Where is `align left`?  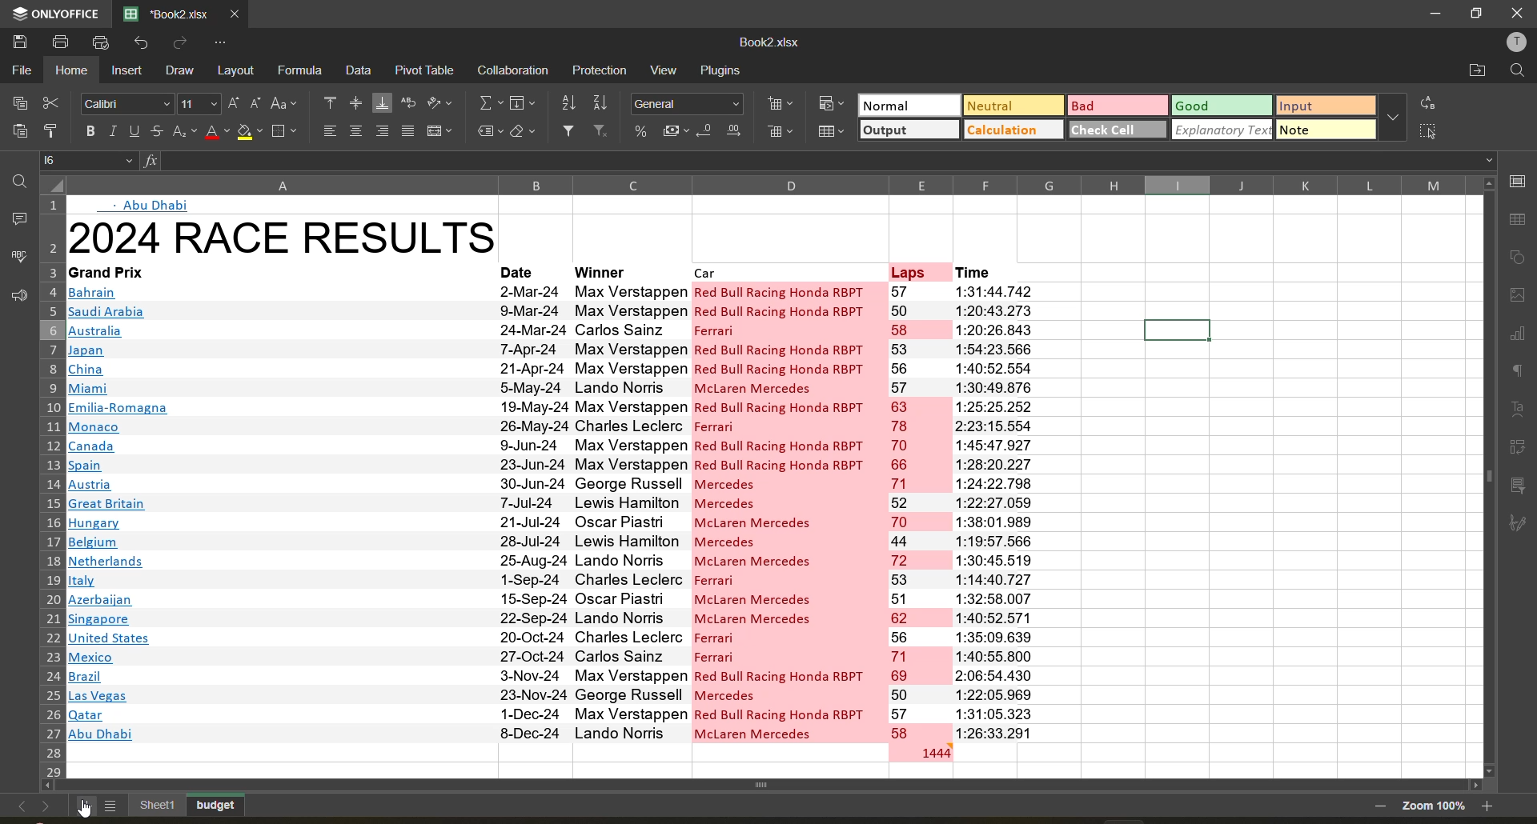
align left is located at coordinates (331, 131).